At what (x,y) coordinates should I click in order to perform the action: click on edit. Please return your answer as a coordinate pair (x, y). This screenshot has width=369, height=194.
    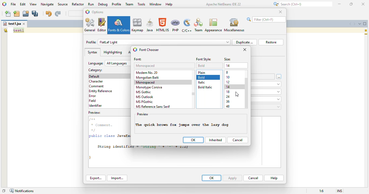
    Looking at the image, I should click on (23, 4).